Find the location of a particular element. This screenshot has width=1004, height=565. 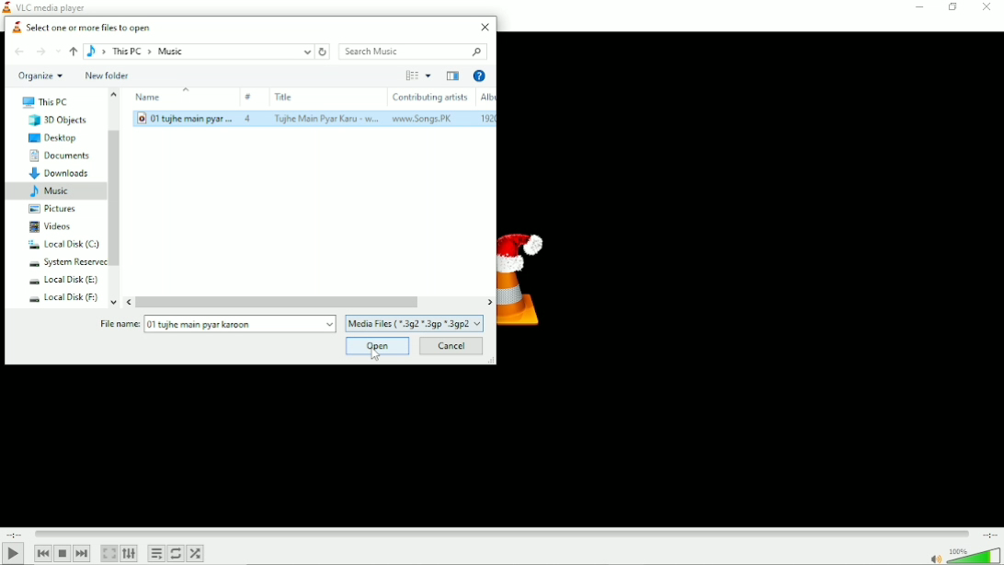

Play is located at coordinates (14, 554).